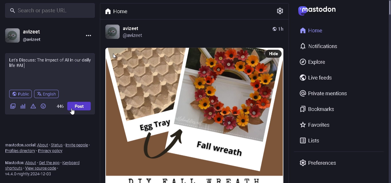  Describe the element at coordinates (43, 169) in the screenshot. I see `VIEW SOURCE CODE` at that location.